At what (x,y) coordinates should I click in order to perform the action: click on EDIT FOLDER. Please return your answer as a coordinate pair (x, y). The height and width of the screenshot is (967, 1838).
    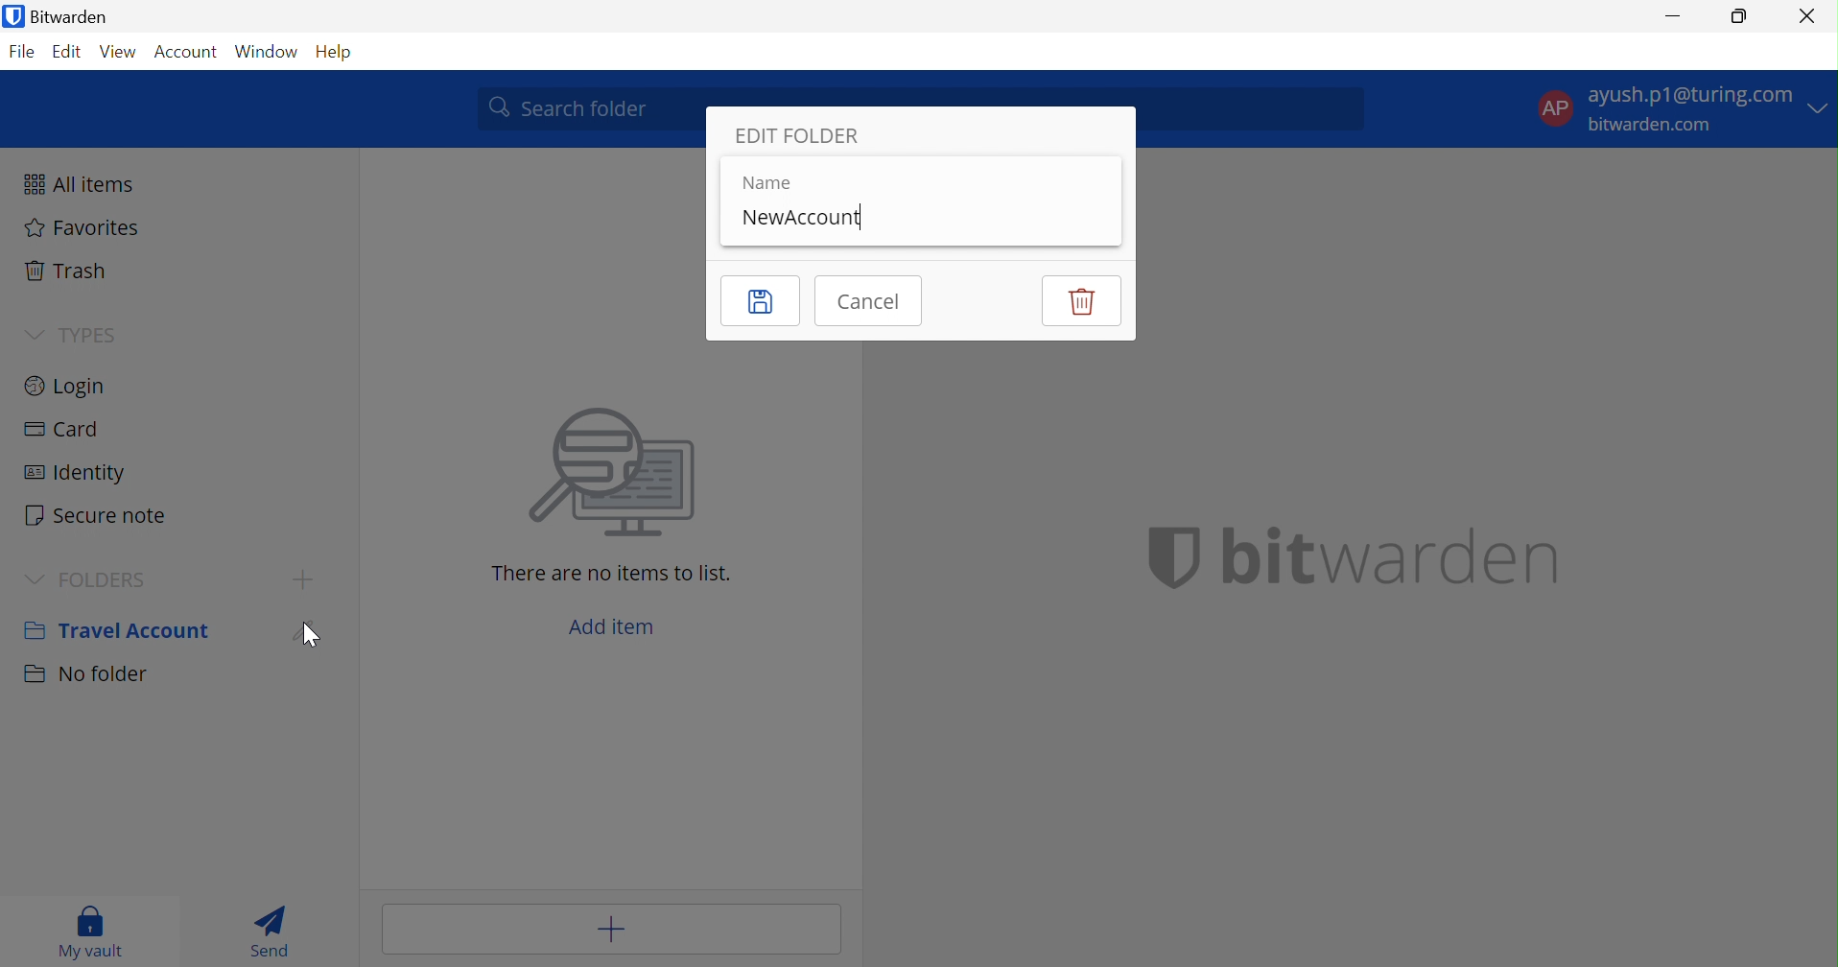
    Looking at the image, I should click on (799, 134).